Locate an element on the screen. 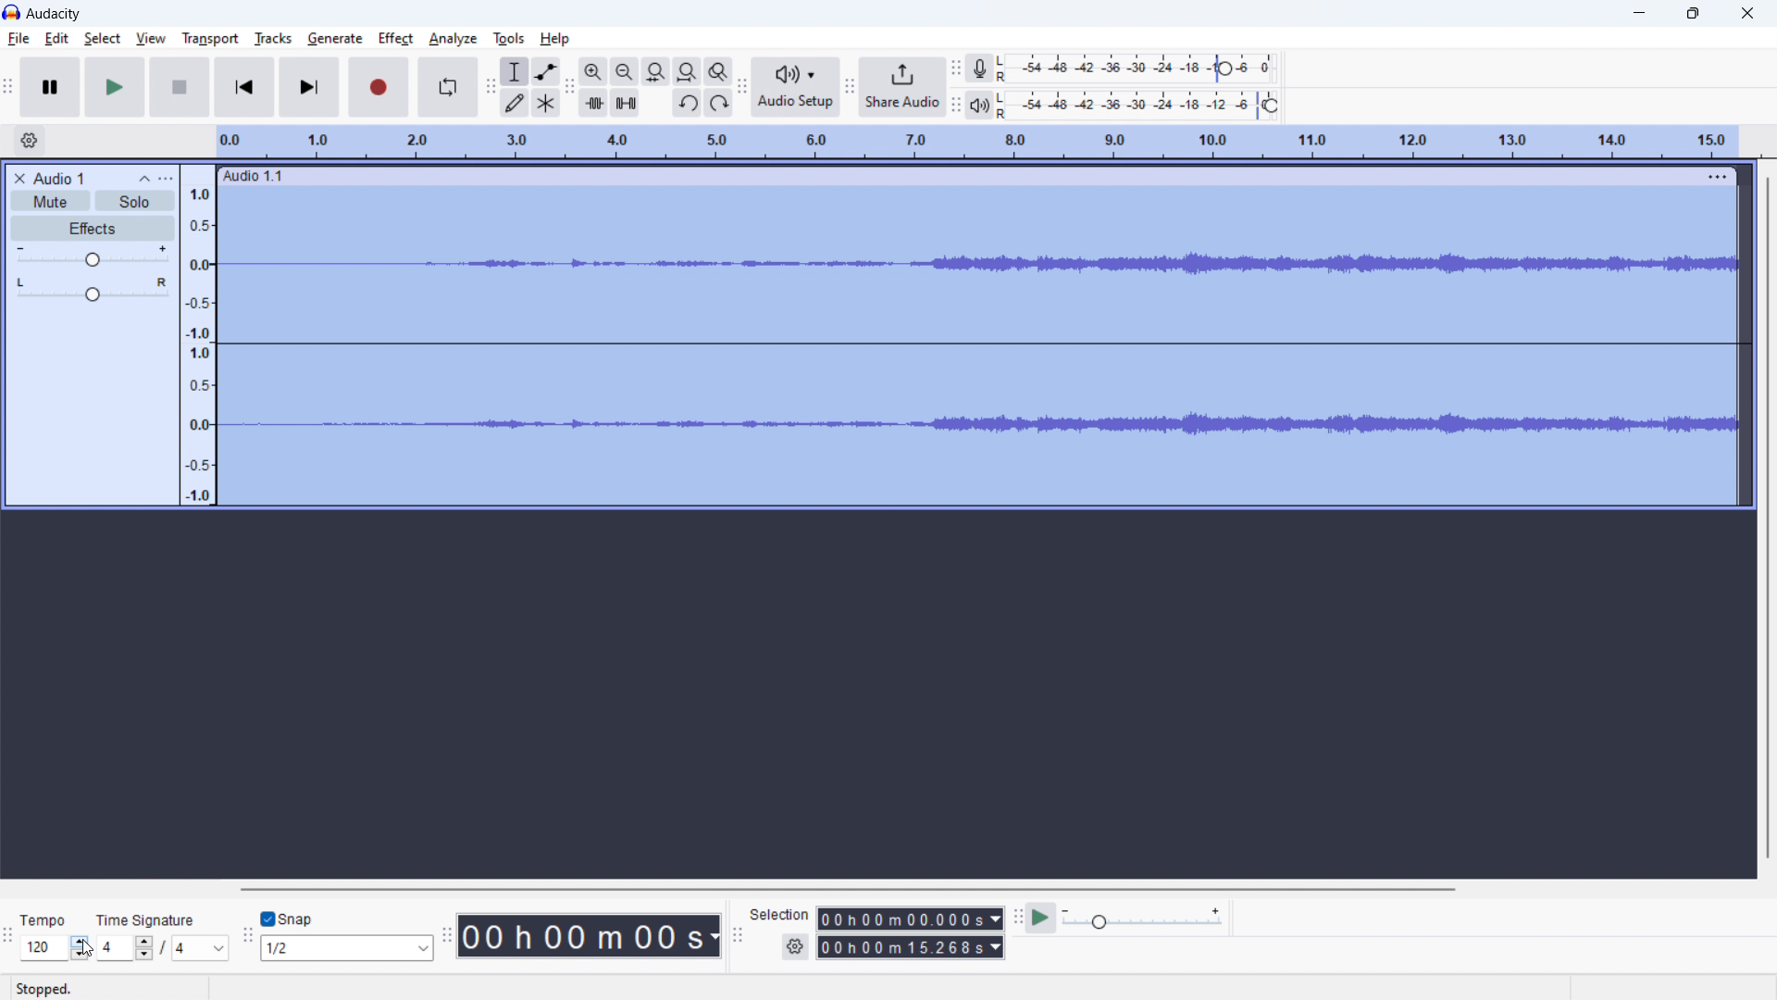 This screenshot has height=1000, width=1777. zoom out is located at coordinates (593, 71).